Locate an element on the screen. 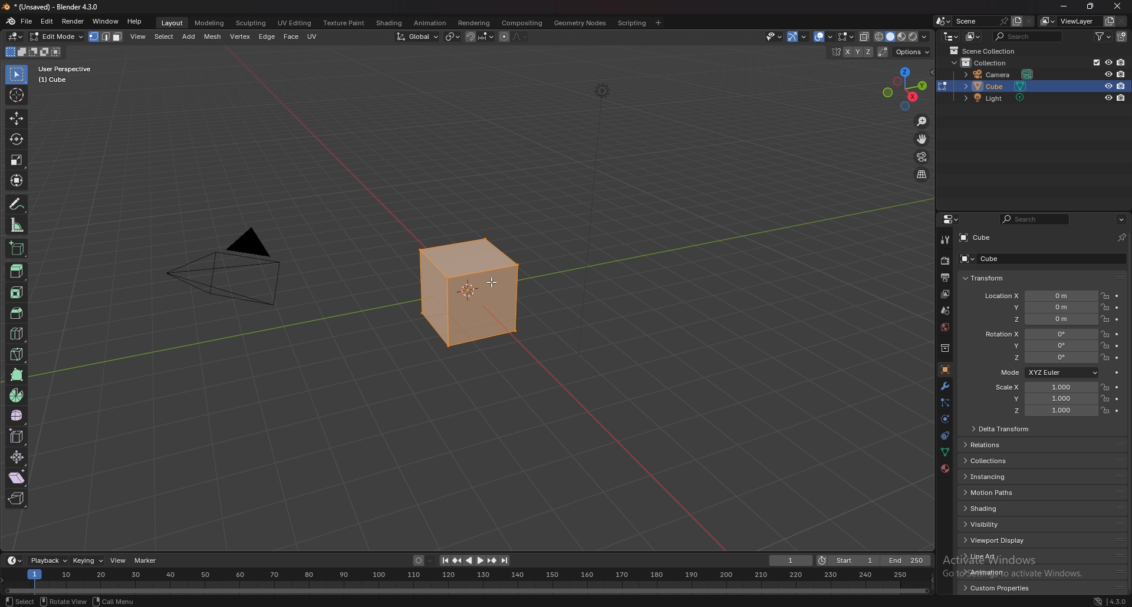 The image size is (1132, 607). knife is located at coordinates (17, 354).